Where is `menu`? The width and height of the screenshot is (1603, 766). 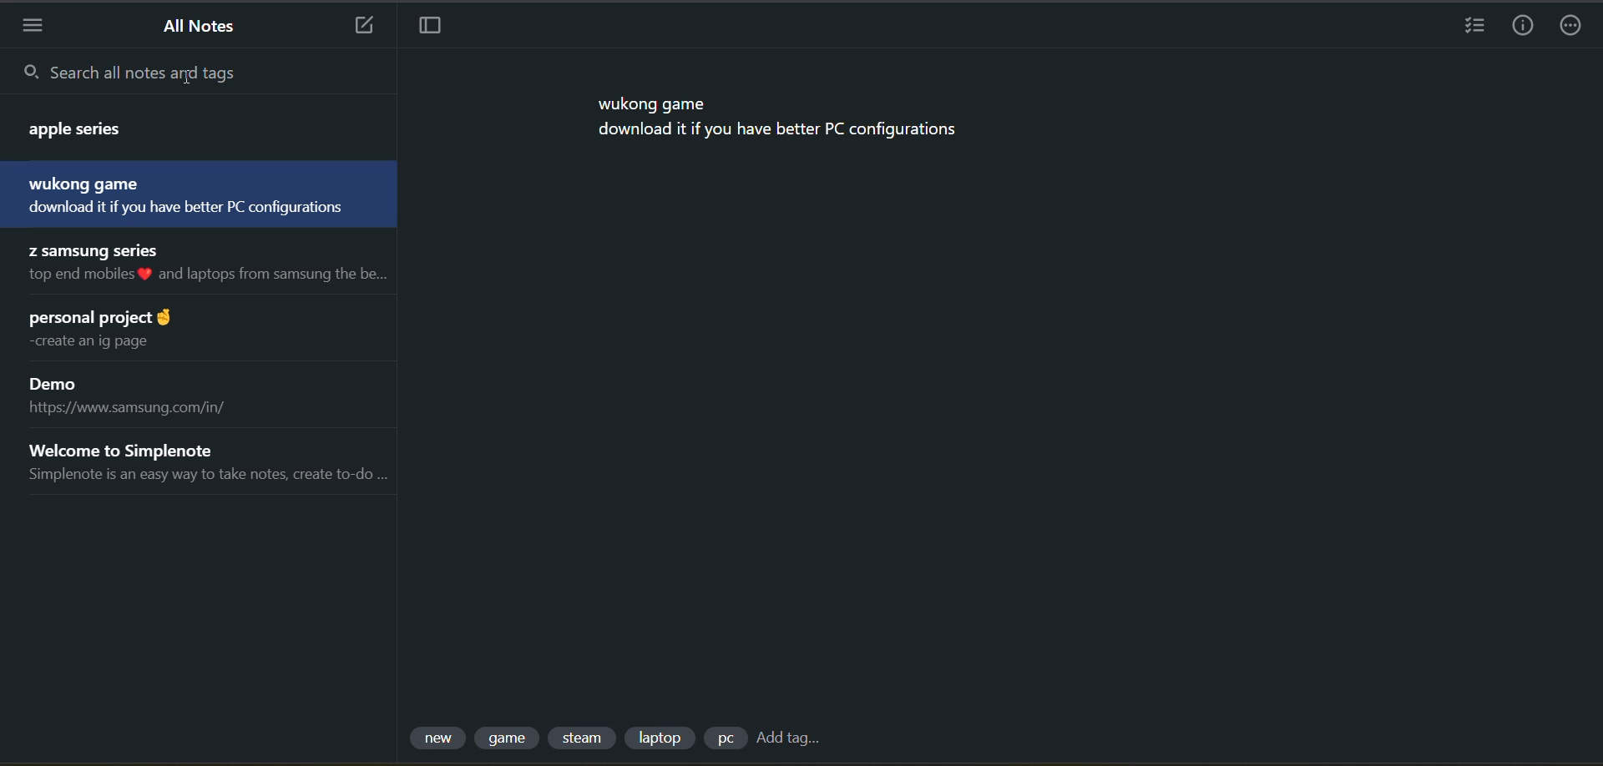 menu is located at coordinates (28, 25).